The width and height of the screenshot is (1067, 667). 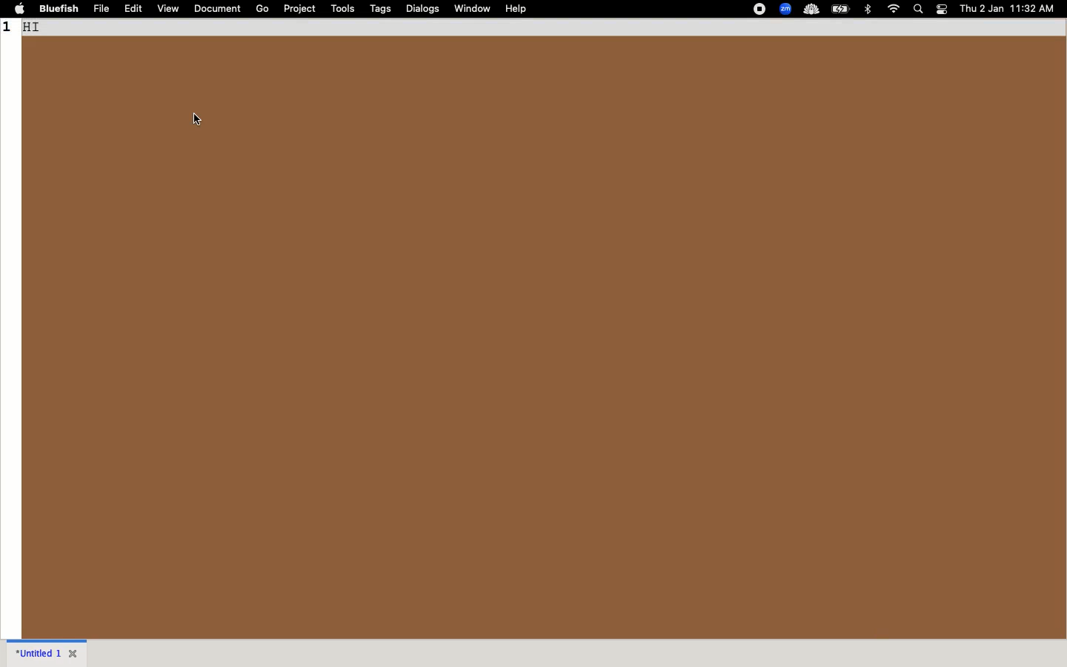 What do you see at coordinates (342, 9) in the screenshot?
I see `tools` at bounding box center [342, 9].